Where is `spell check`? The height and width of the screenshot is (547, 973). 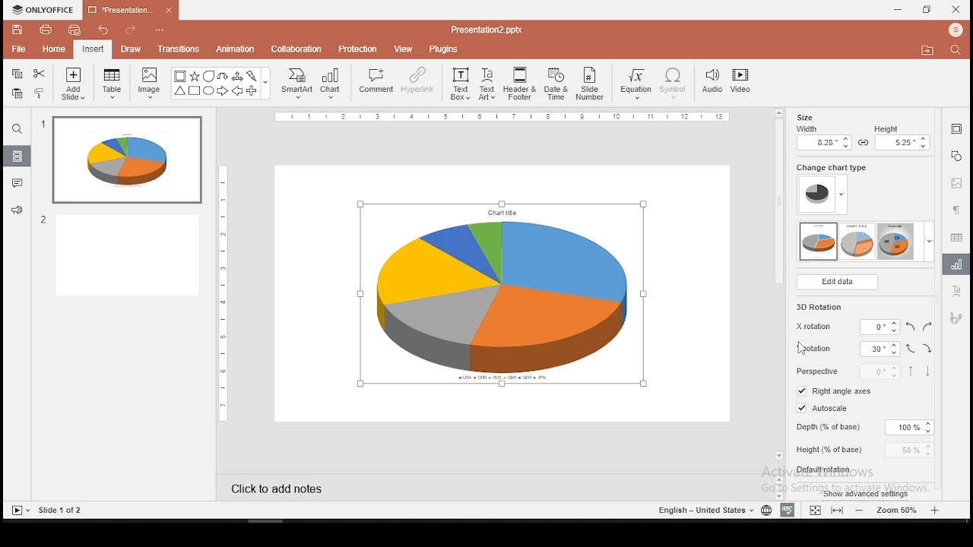 spell check is located at coordinates (787, 510).